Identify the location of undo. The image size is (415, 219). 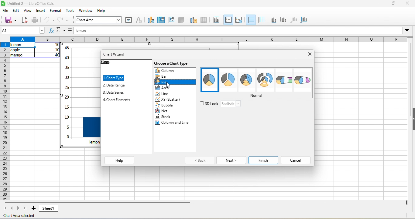
(50, 19).